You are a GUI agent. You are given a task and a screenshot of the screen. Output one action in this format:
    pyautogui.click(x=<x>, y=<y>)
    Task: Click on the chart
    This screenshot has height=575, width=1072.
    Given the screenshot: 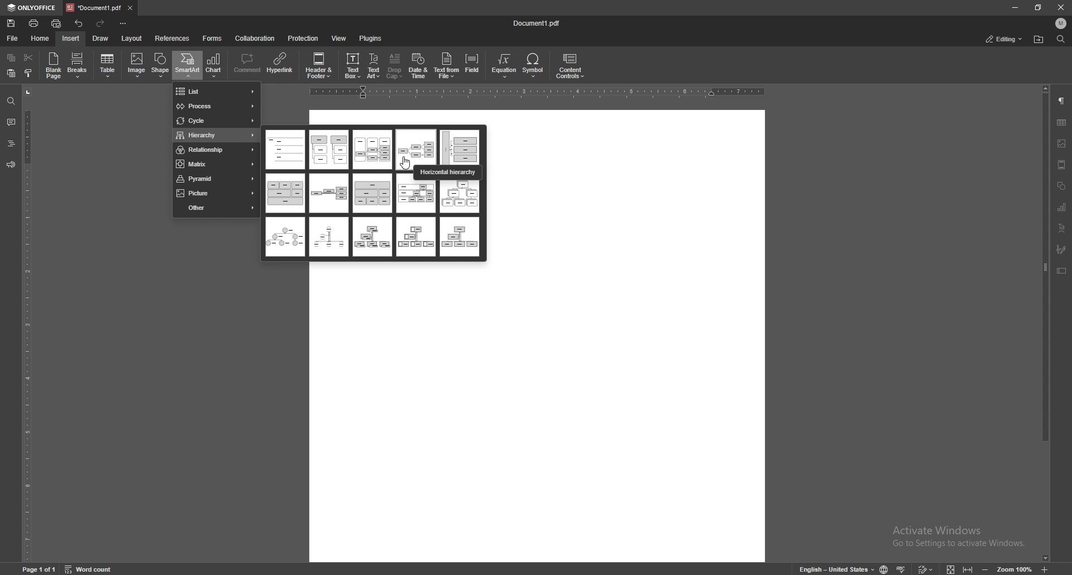 What is the action you would take?
    pyautogui.click(x=1063, y=207)
    